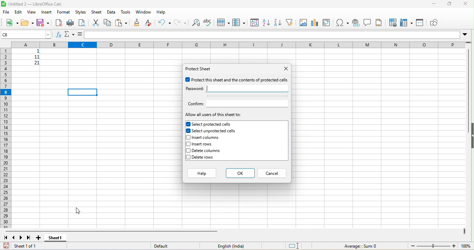 The width and height of the screenshot is (474, 250). Describe the element at coordinates (58, 23) in the screenshot. I see `export pdf` at that location.